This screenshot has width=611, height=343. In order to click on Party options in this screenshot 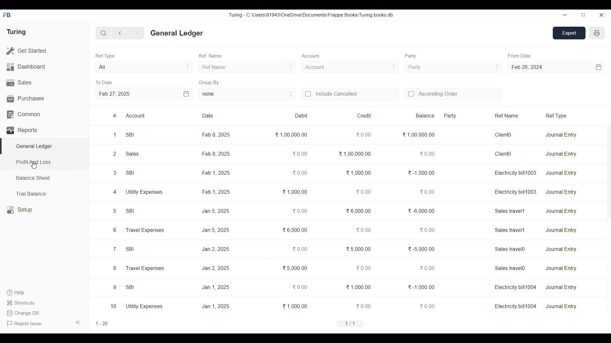, I will do `click(453, 67)`.